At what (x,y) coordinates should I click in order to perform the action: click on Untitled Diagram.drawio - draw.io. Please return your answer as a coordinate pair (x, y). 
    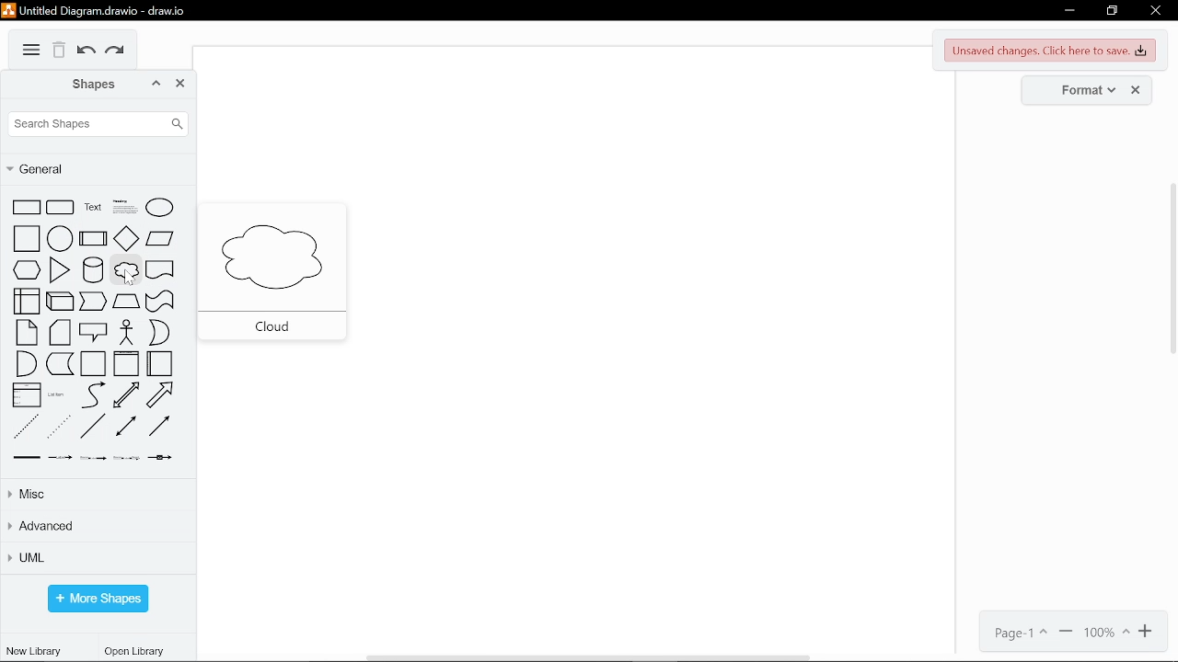
    Looking at the image, I should click on (103, 11).